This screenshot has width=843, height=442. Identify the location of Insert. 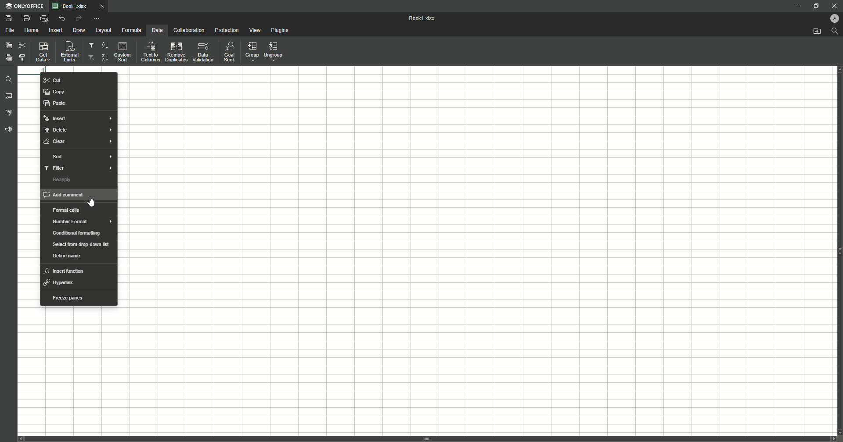
(56, 119).